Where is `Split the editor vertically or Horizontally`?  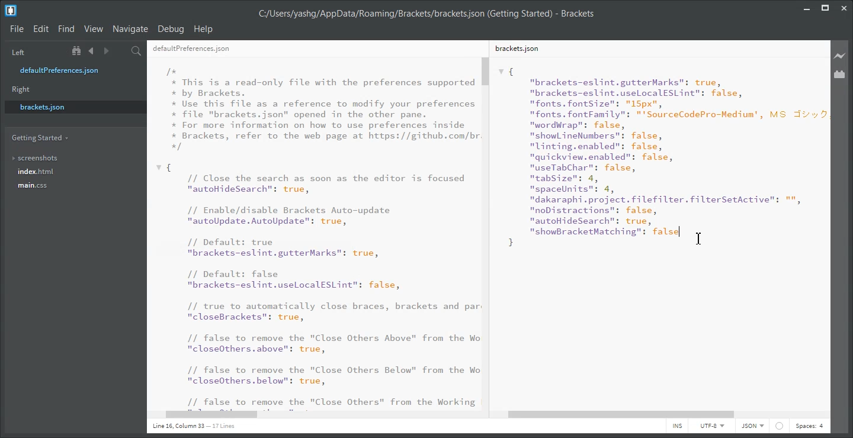 Split the editor vertically or Horizontally is located at coordinates (121, 51).